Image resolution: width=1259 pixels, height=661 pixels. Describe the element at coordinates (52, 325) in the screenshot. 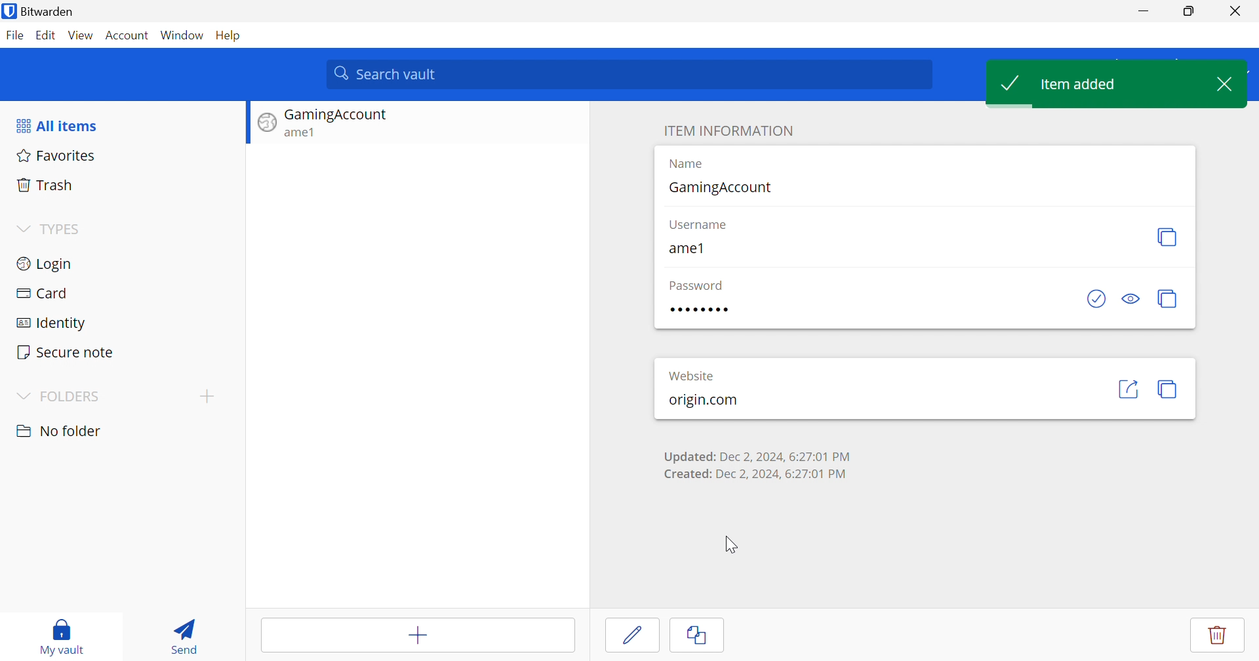

I see `Identity` at that location.